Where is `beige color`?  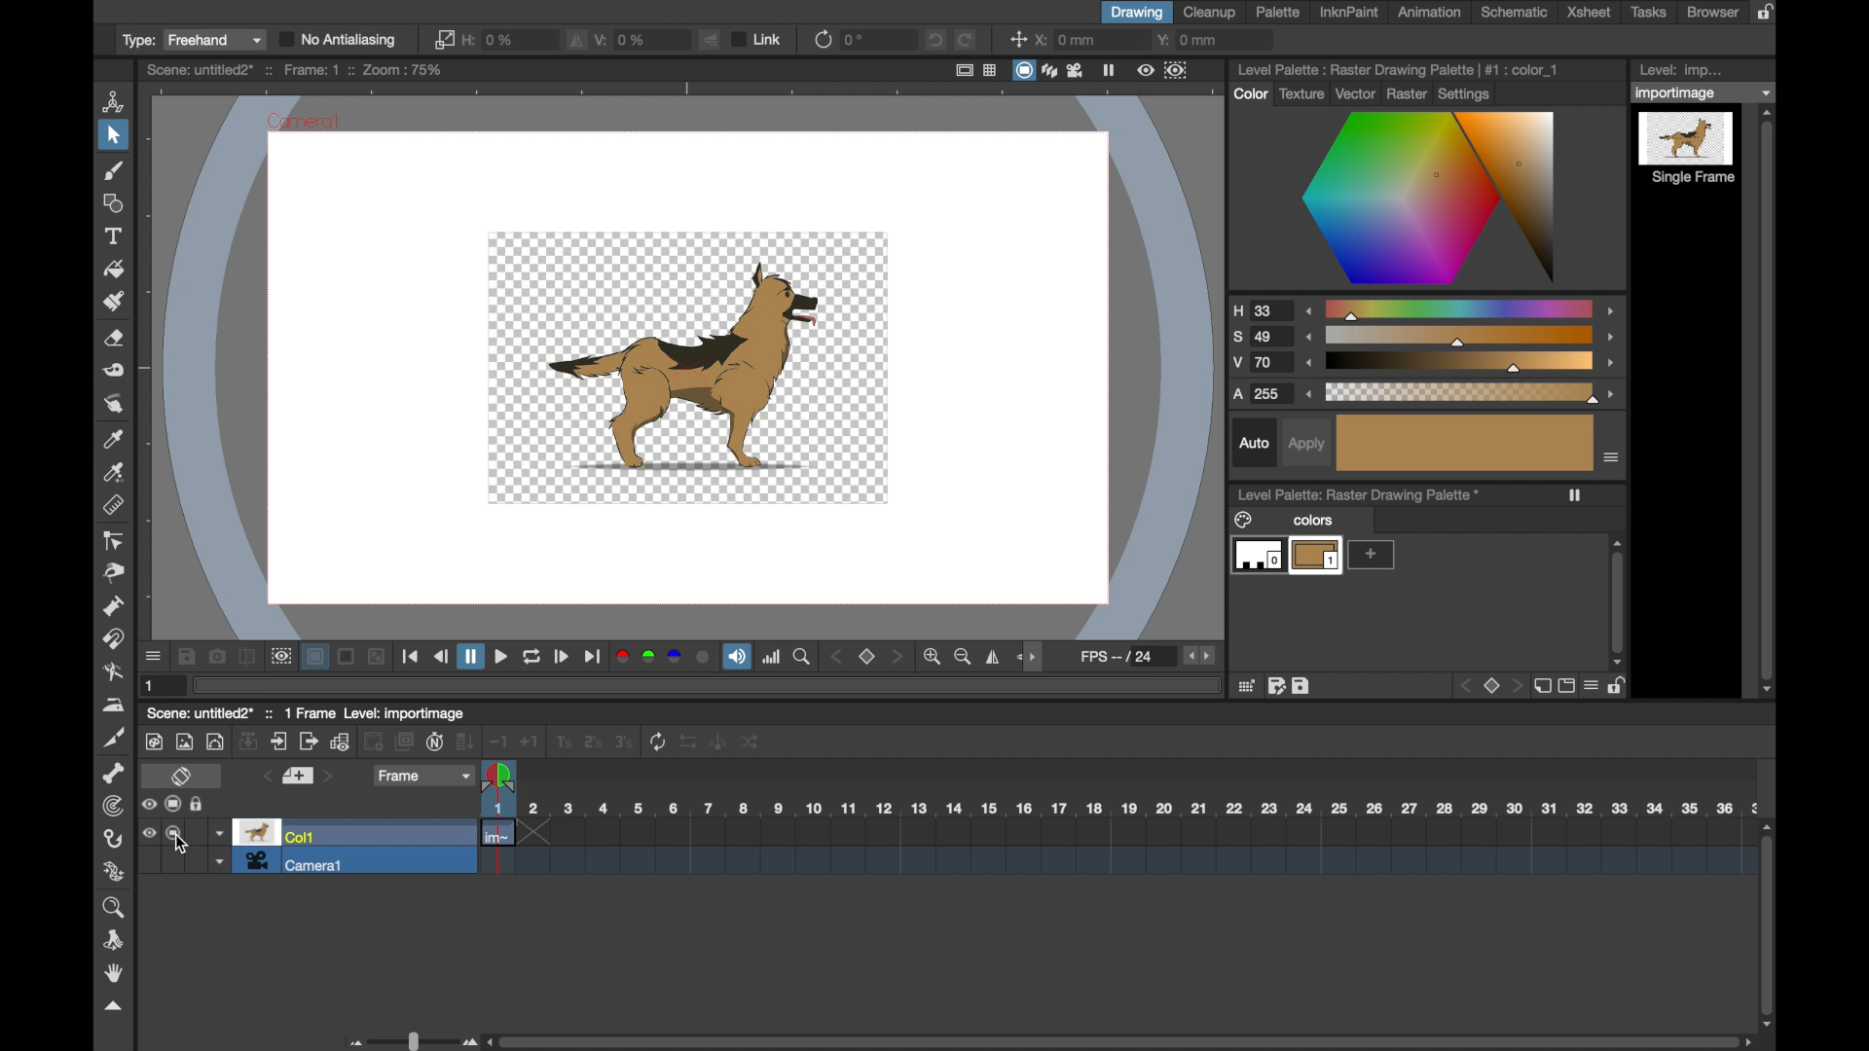 beige color is located at coordinates (1466, 443).